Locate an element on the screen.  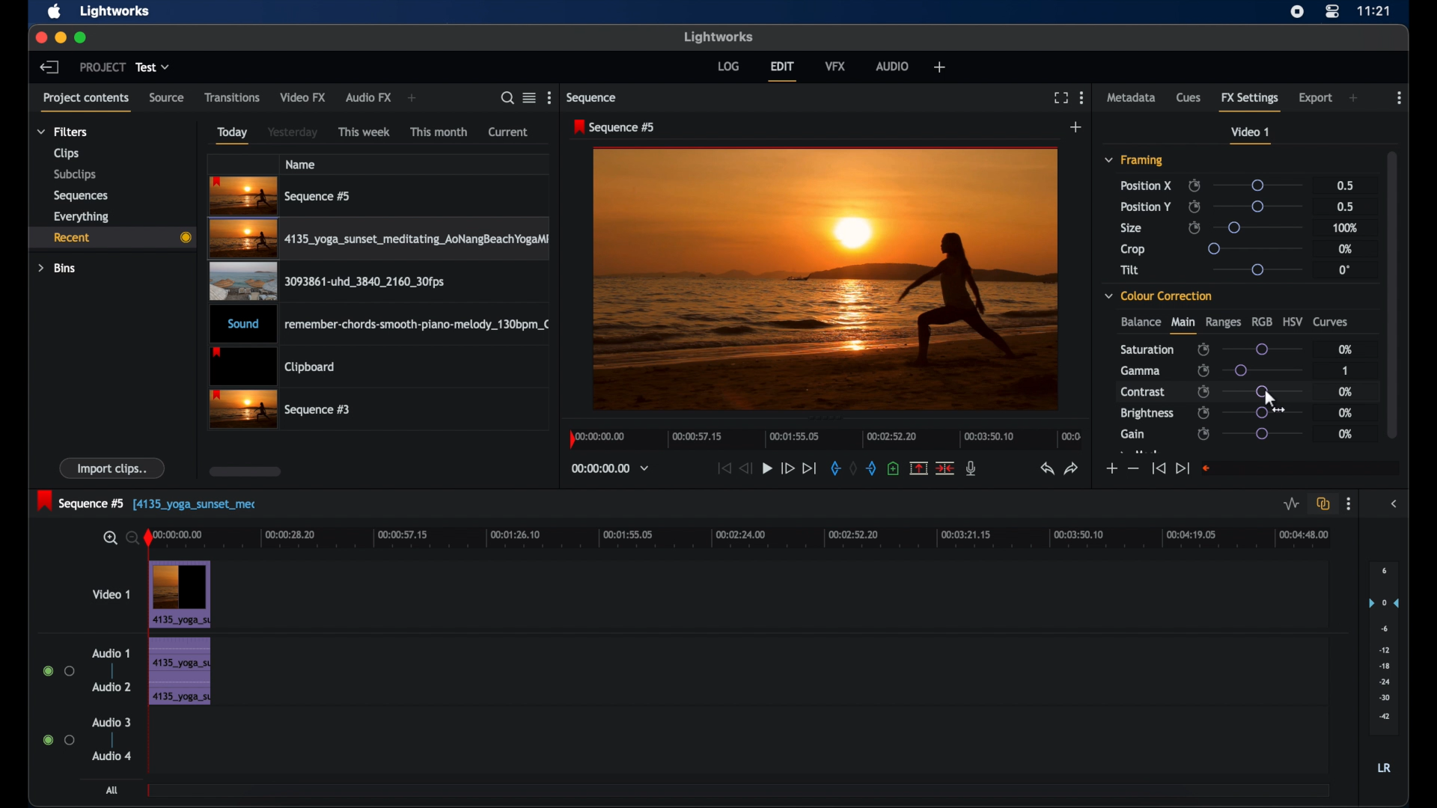
redo is located at coordinates (1073, 468).